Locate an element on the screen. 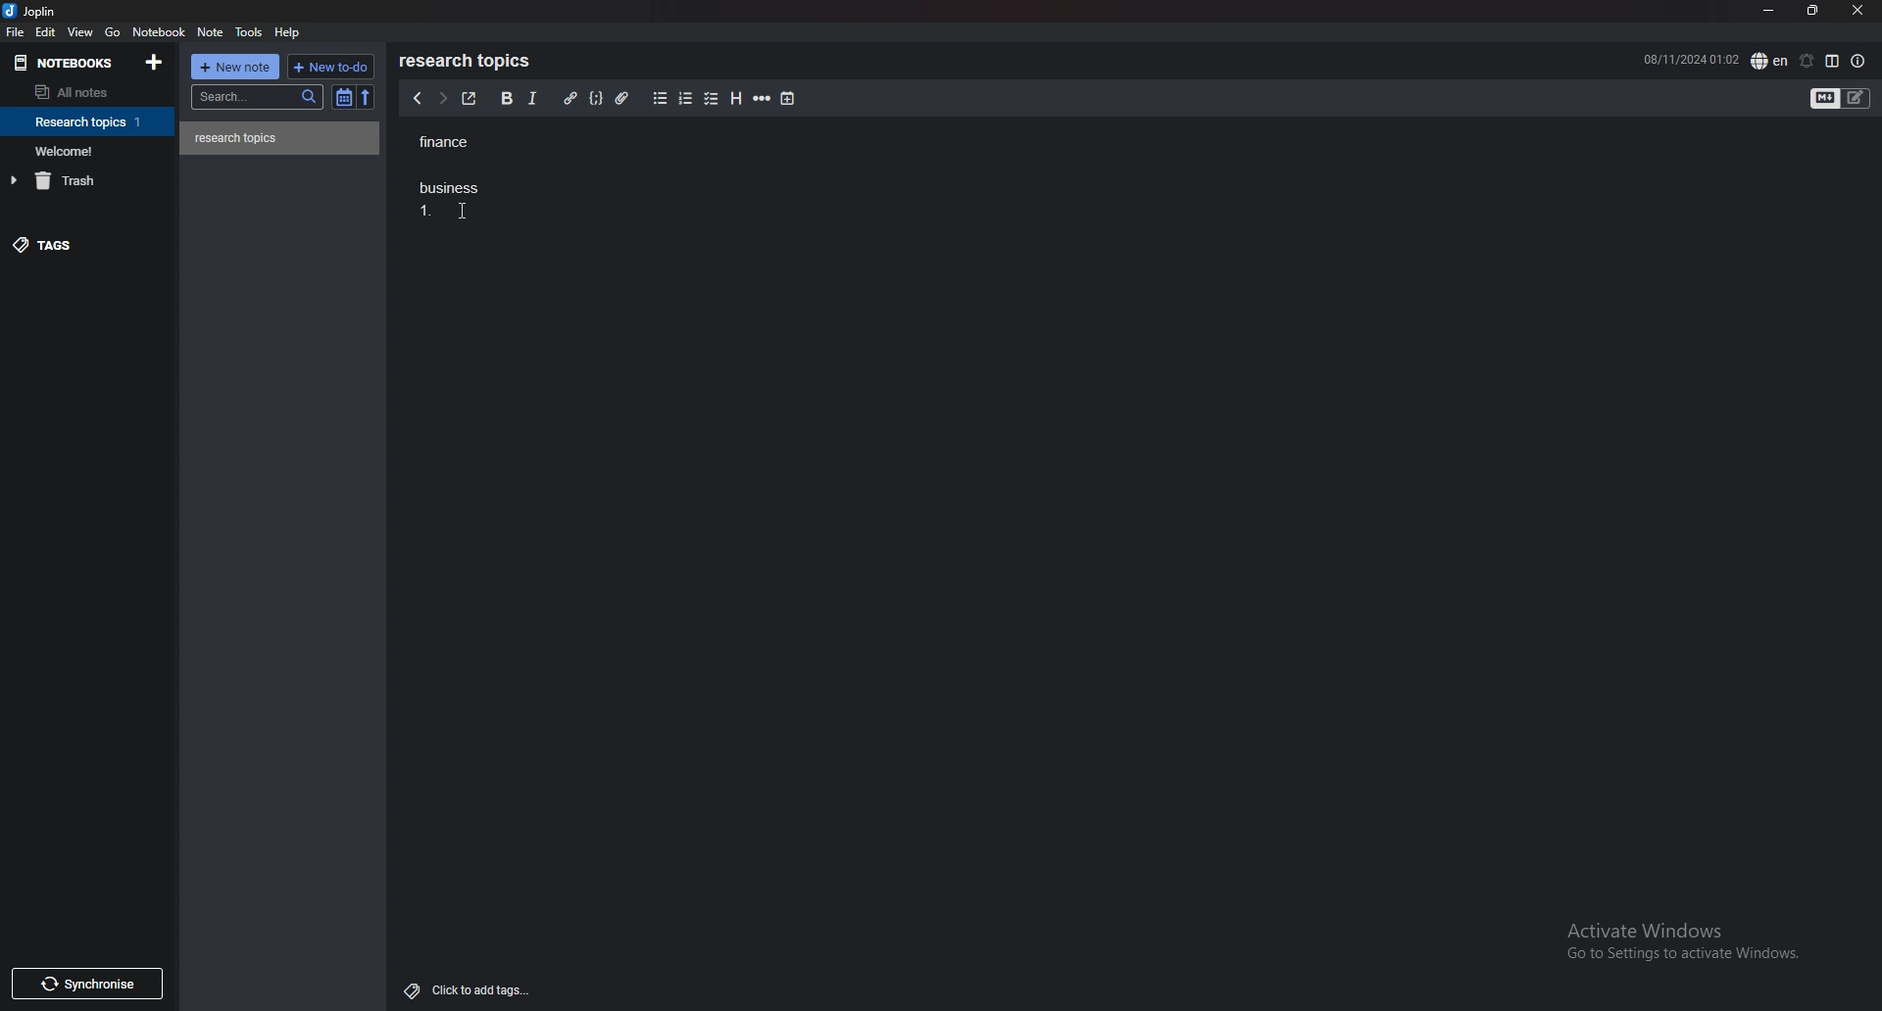  attachment is located at coordinates (621, 97).